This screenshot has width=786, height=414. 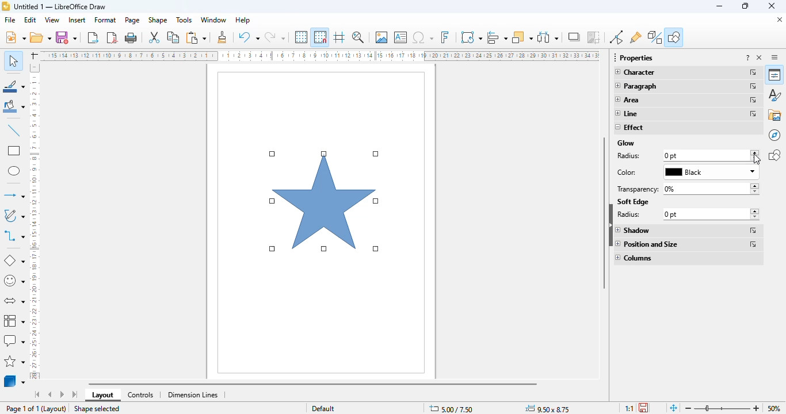 What do you see at coordinates (400, 37) in the screenshot?
I see `insert text box` at bounding box center [400, 37].